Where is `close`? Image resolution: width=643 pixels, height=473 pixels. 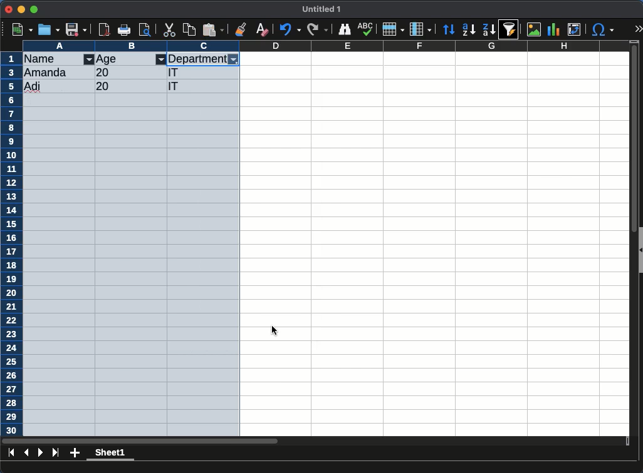
close is located at coordinates (9, 10).